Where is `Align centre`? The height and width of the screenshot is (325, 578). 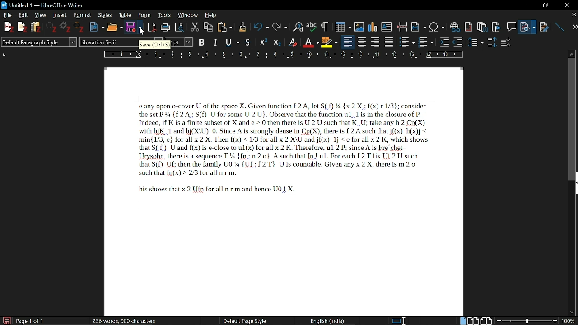 Align centre is located at coordinates (363, 42).